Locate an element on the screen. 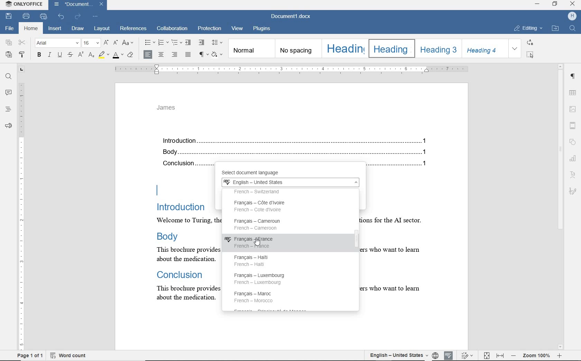 The width and height of the screenshot is (581, 361). protection is located at coordinates (210, 29).